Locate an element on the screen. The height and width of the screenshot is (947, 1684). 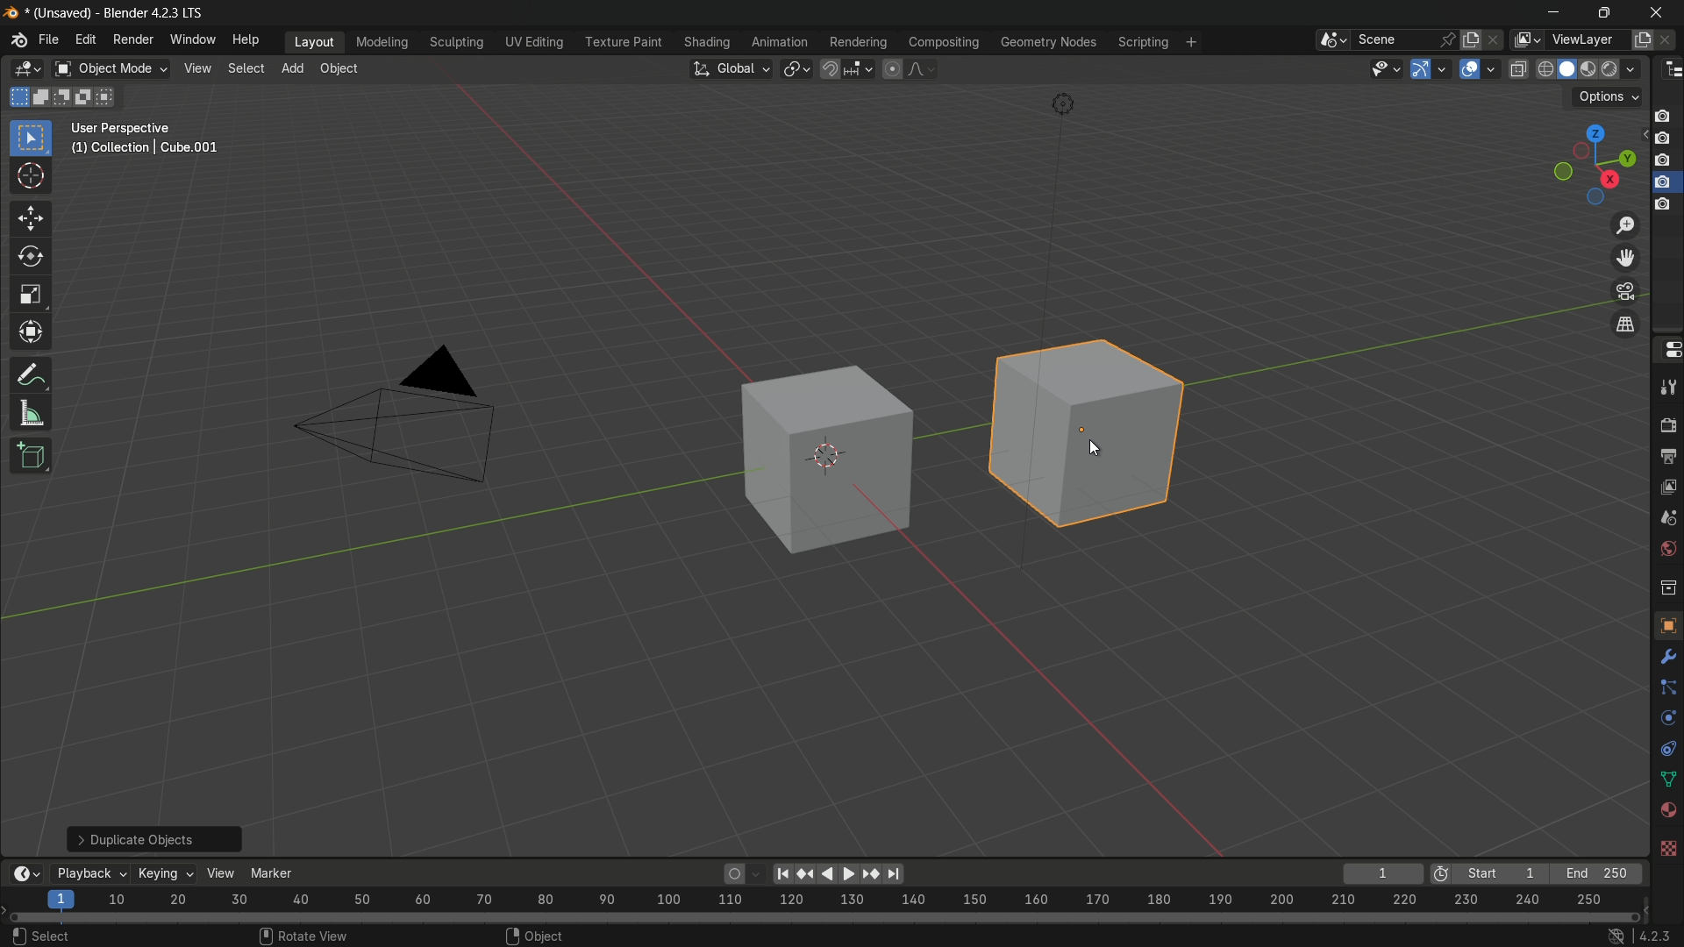
select tab is located at coordinates (248, 68).